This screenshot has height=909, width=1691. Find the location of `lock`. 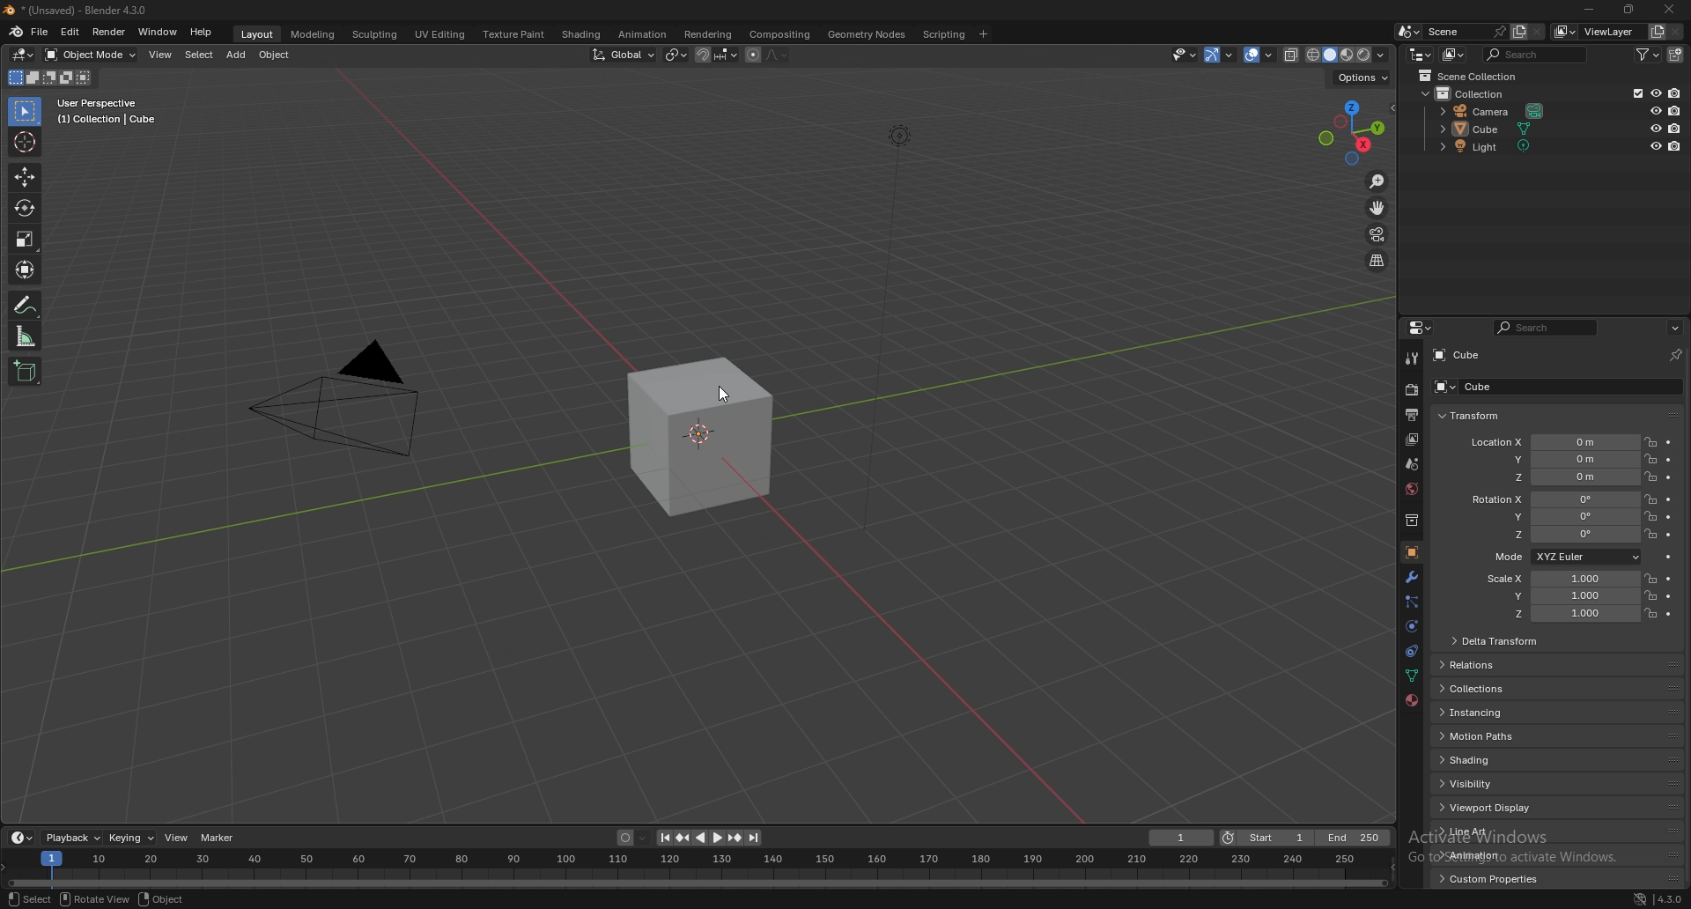

lock is located at coordinates (1650, 458).